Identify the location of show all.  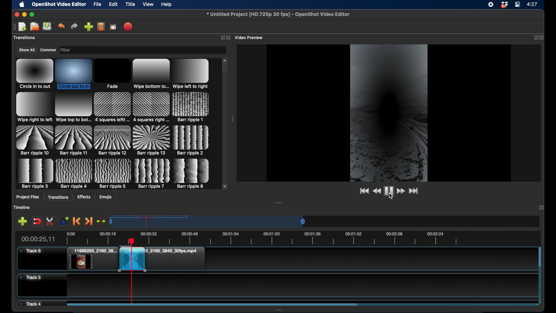
(27, 50).